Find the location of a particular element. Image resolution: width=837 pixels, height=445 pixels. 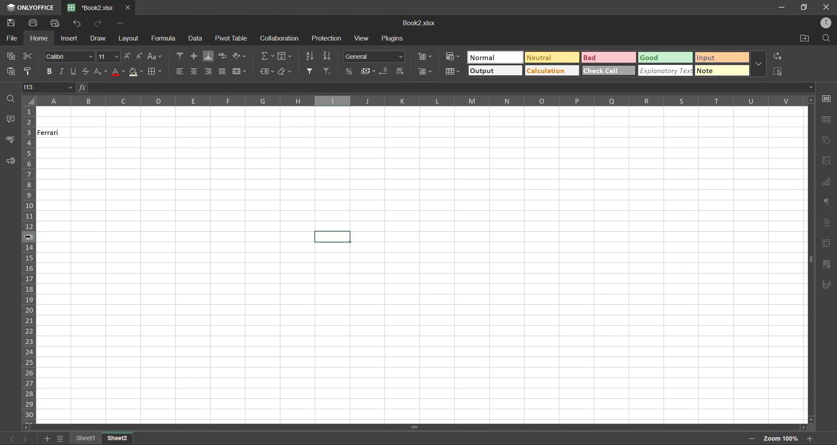

plugins is located at coordinates (392, 37).